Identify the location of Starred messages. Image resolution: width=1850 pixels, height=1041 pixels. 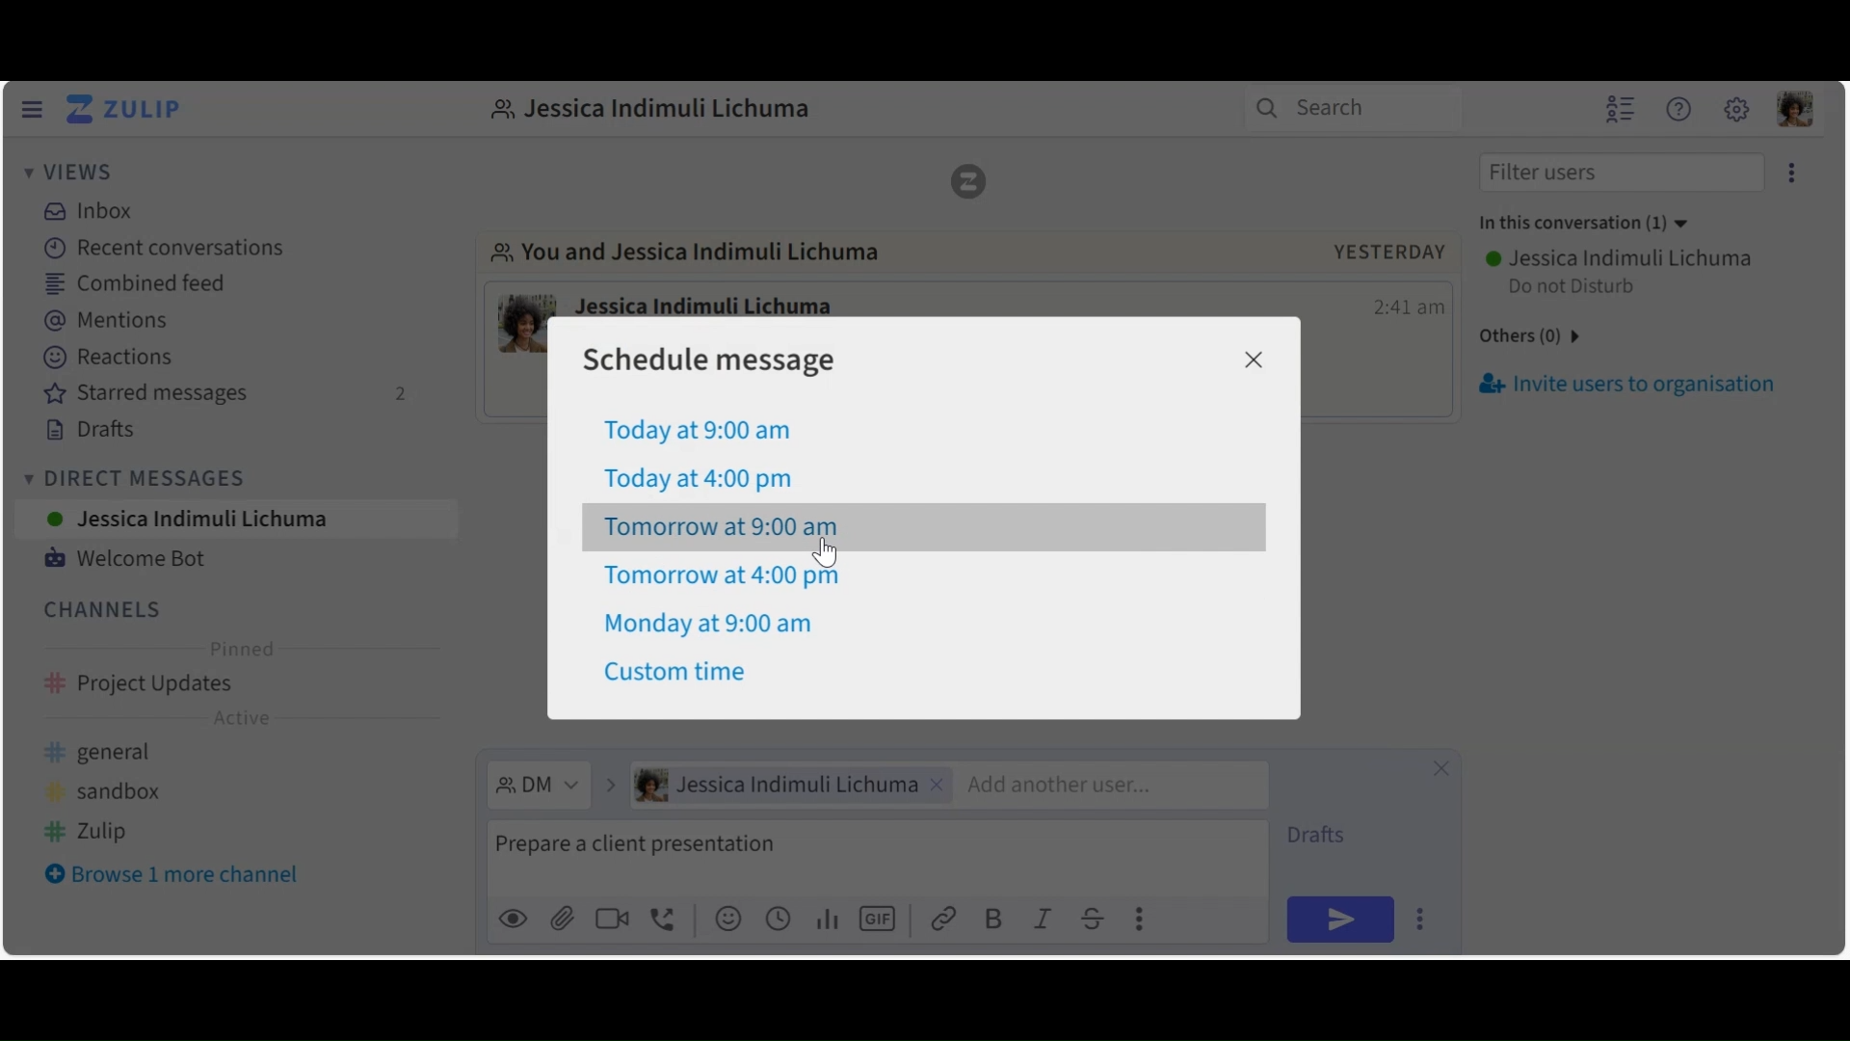
(226, 396).